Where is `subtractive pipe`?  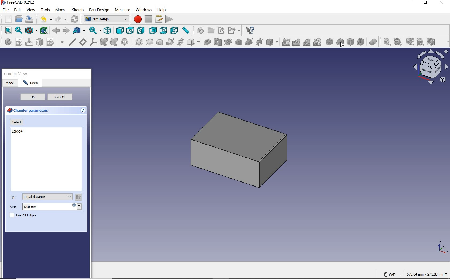 subtractive pipe is located at coordinates (249, 42).